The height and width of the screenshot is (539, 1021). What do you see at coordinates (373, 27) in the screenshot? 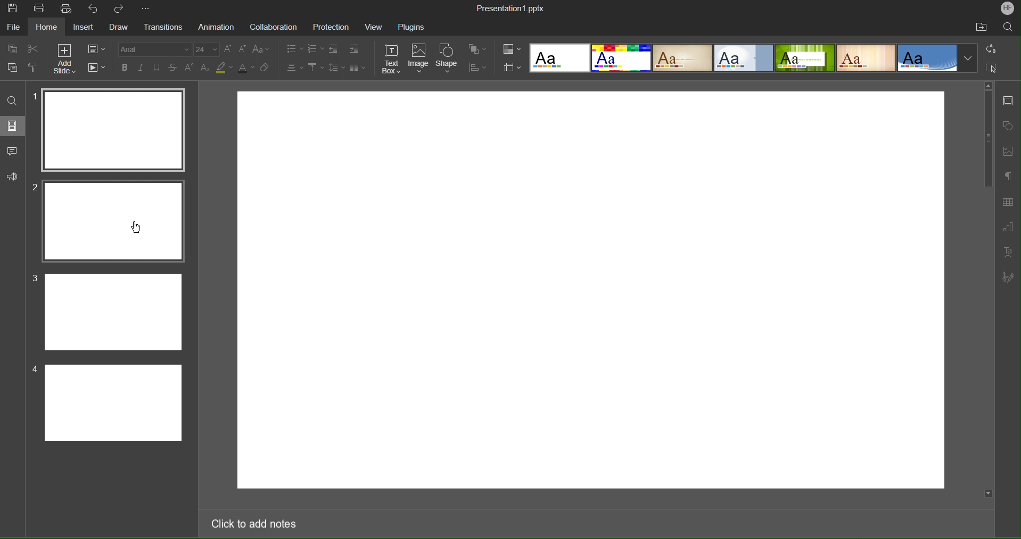
I see `View` at bounding box center [373, 27].